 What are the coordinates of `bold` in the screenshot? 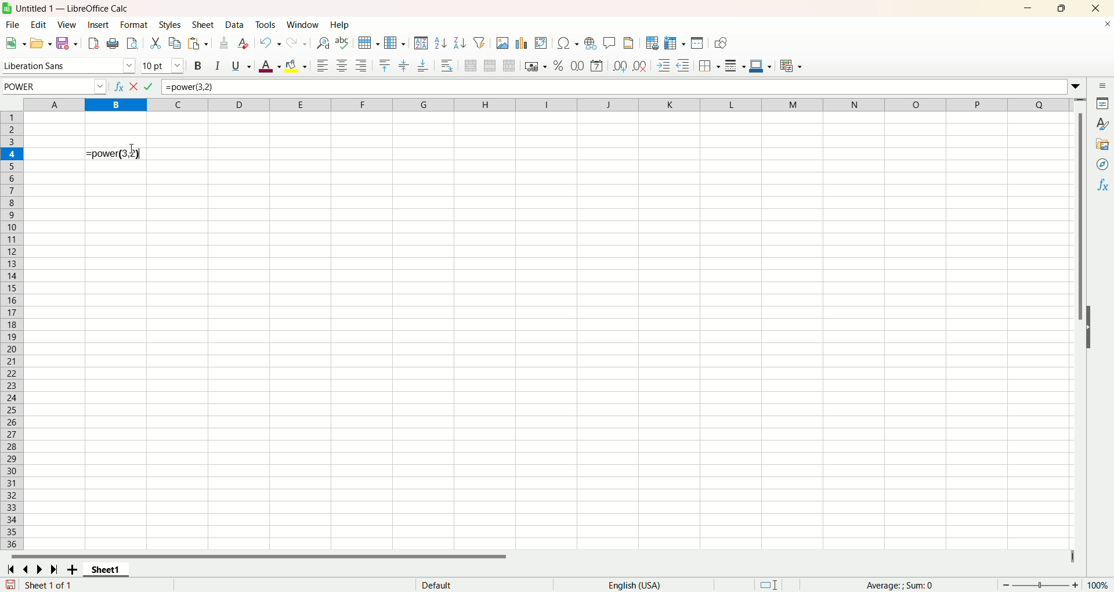 It's located at (197, 67).